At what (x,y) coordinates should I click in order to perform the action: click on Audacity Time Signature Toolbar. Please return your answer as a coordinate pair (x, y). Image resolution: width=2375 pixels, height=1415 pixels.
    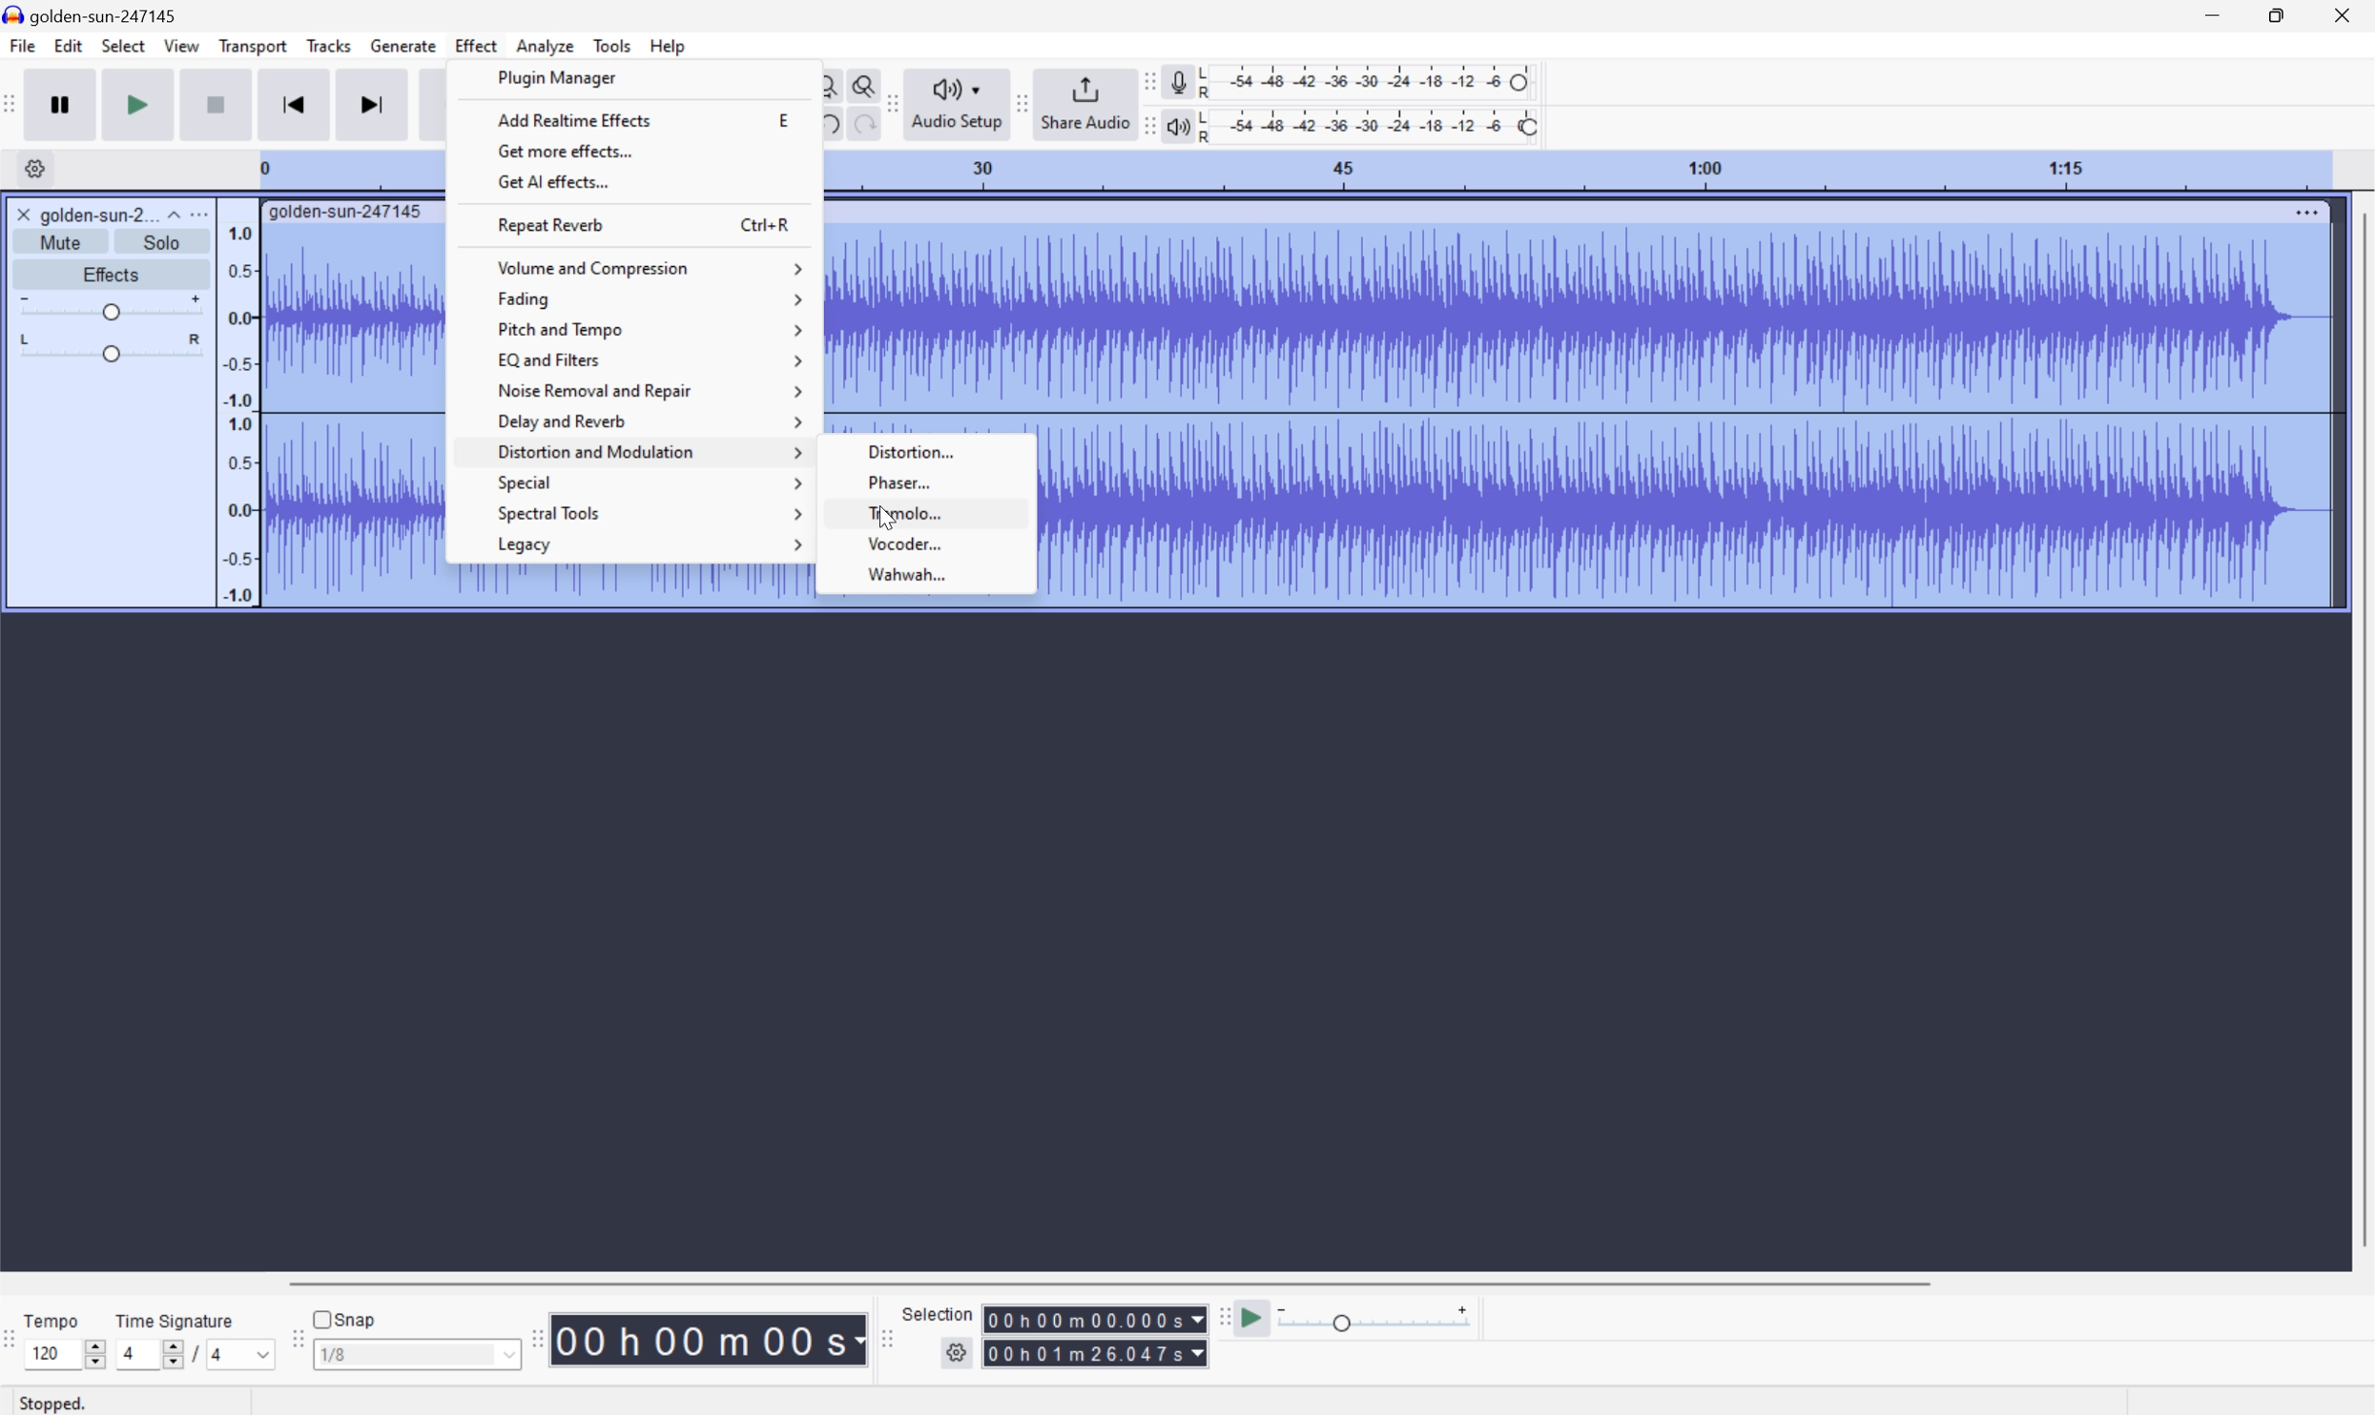
    Looking at the image, I should click on (15, 1343).